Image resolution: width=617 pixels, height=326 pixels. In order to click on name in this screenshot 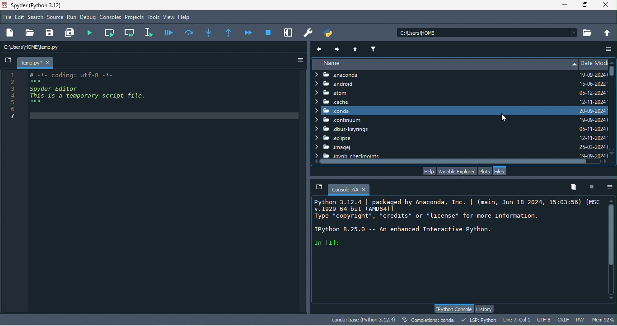, I will do `click(444, 64)`.